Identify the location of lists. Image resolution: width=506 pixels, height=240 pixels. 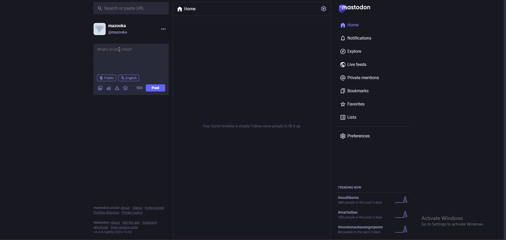
(369, 118).